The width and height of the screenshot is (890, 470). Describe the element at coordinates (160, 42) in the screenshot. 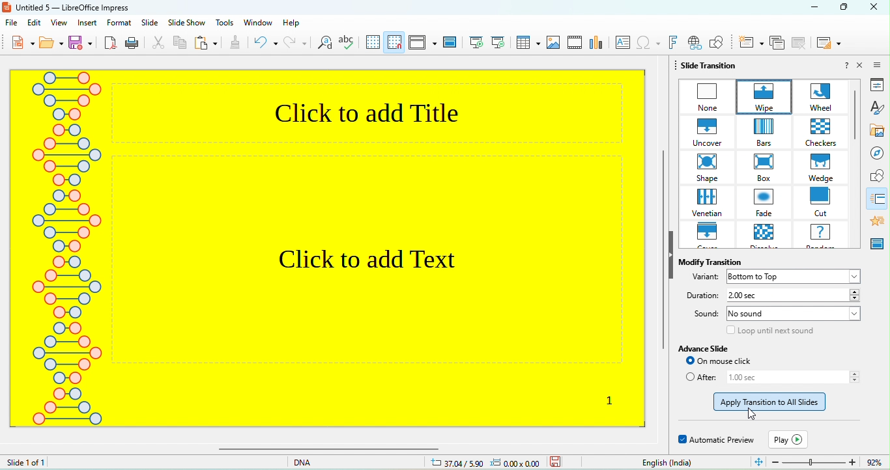

I see `cut` at that location.